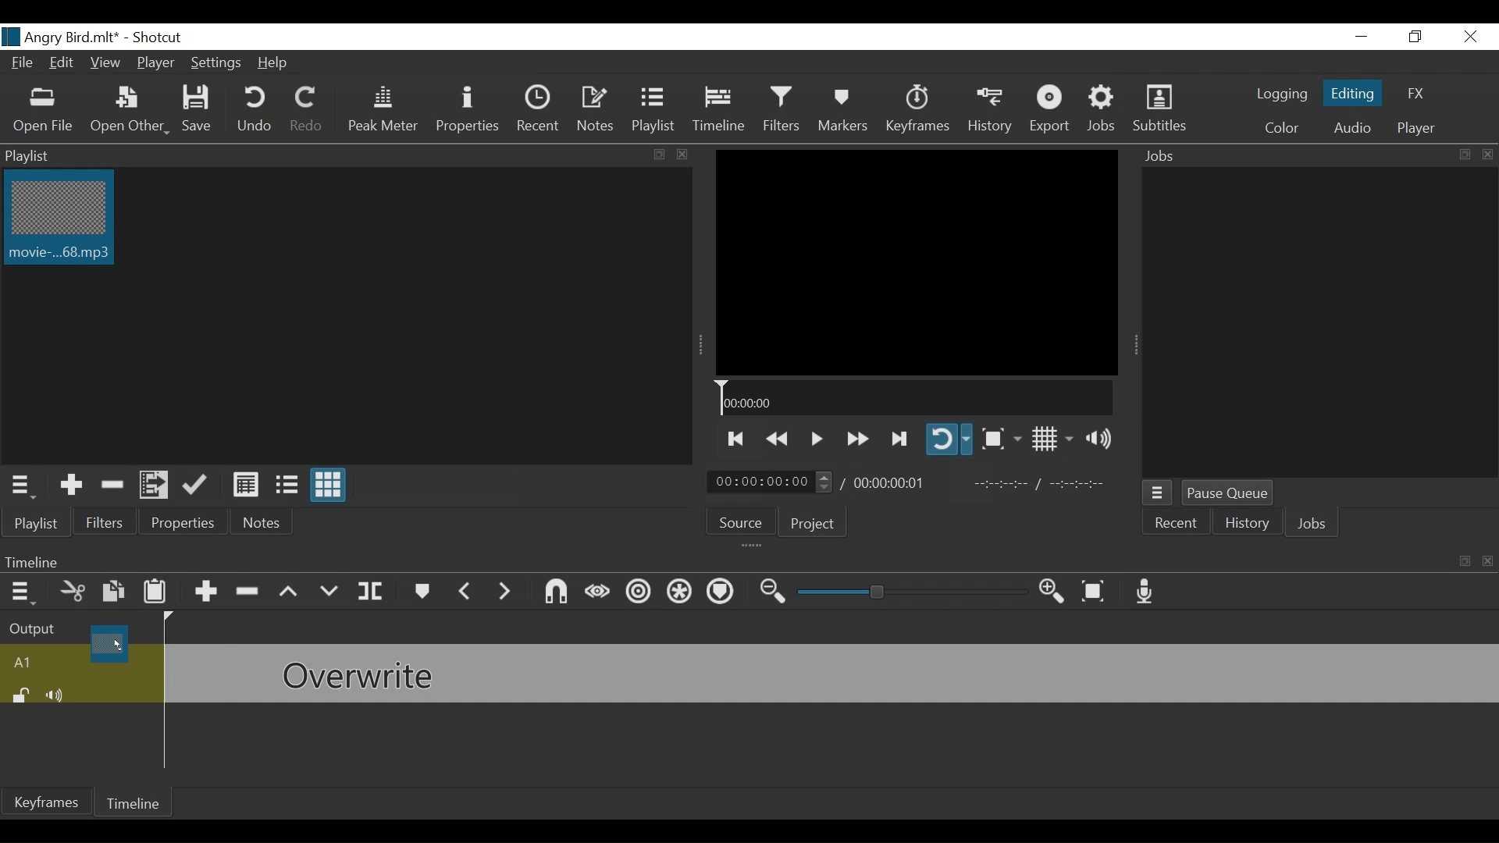 The image size is (1499, 843). Describe the element at coordinates (598, 592) in the screenshot. I see `Scrub while dragging` at that location.